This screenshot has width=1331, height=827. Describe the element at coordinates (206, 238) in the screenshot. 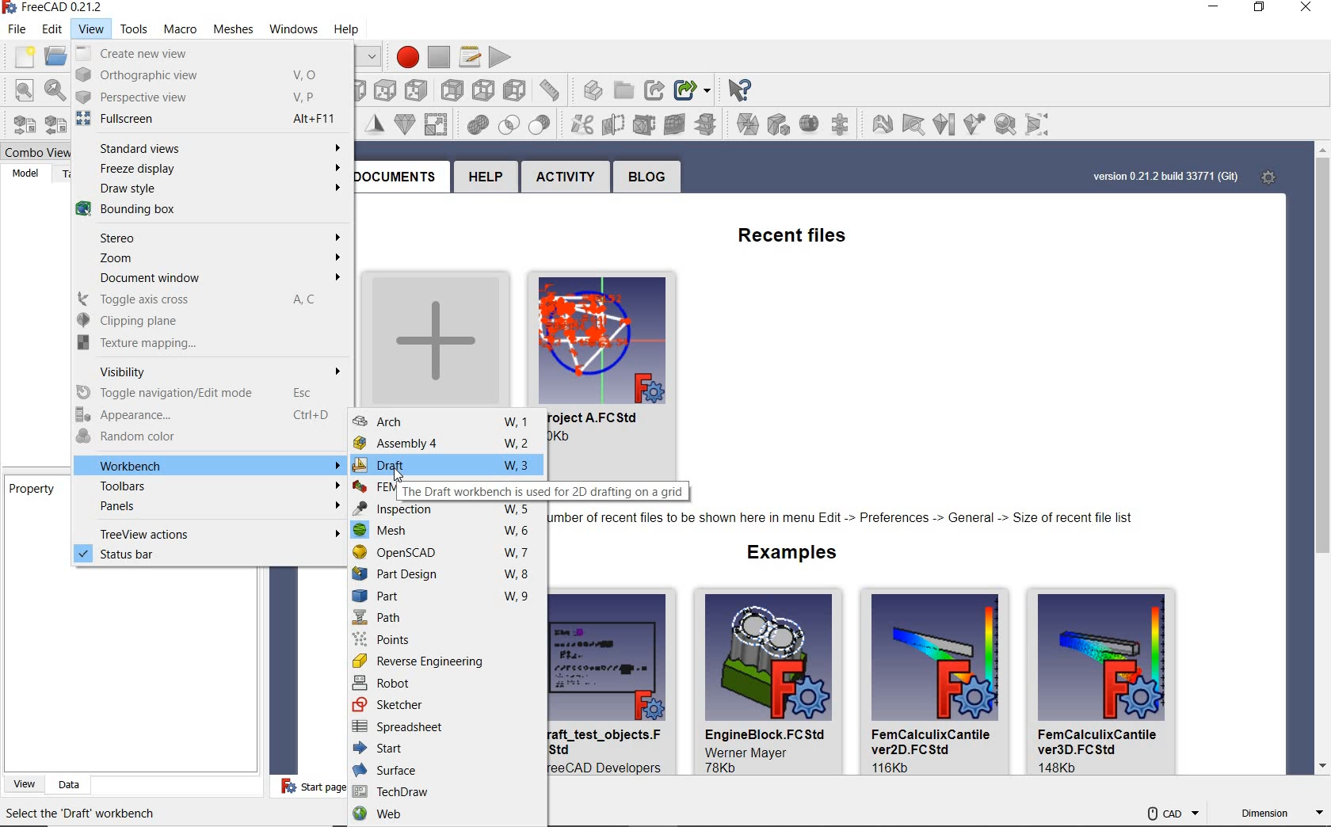

I see `stereo` at that location.